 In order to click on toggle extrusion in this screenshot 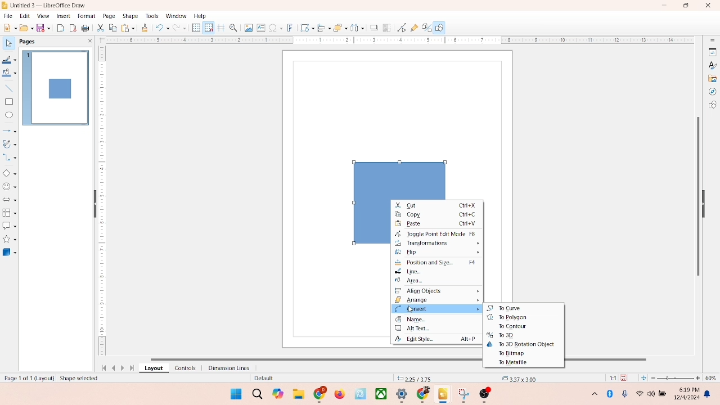, I will do `click(424, 28)`.